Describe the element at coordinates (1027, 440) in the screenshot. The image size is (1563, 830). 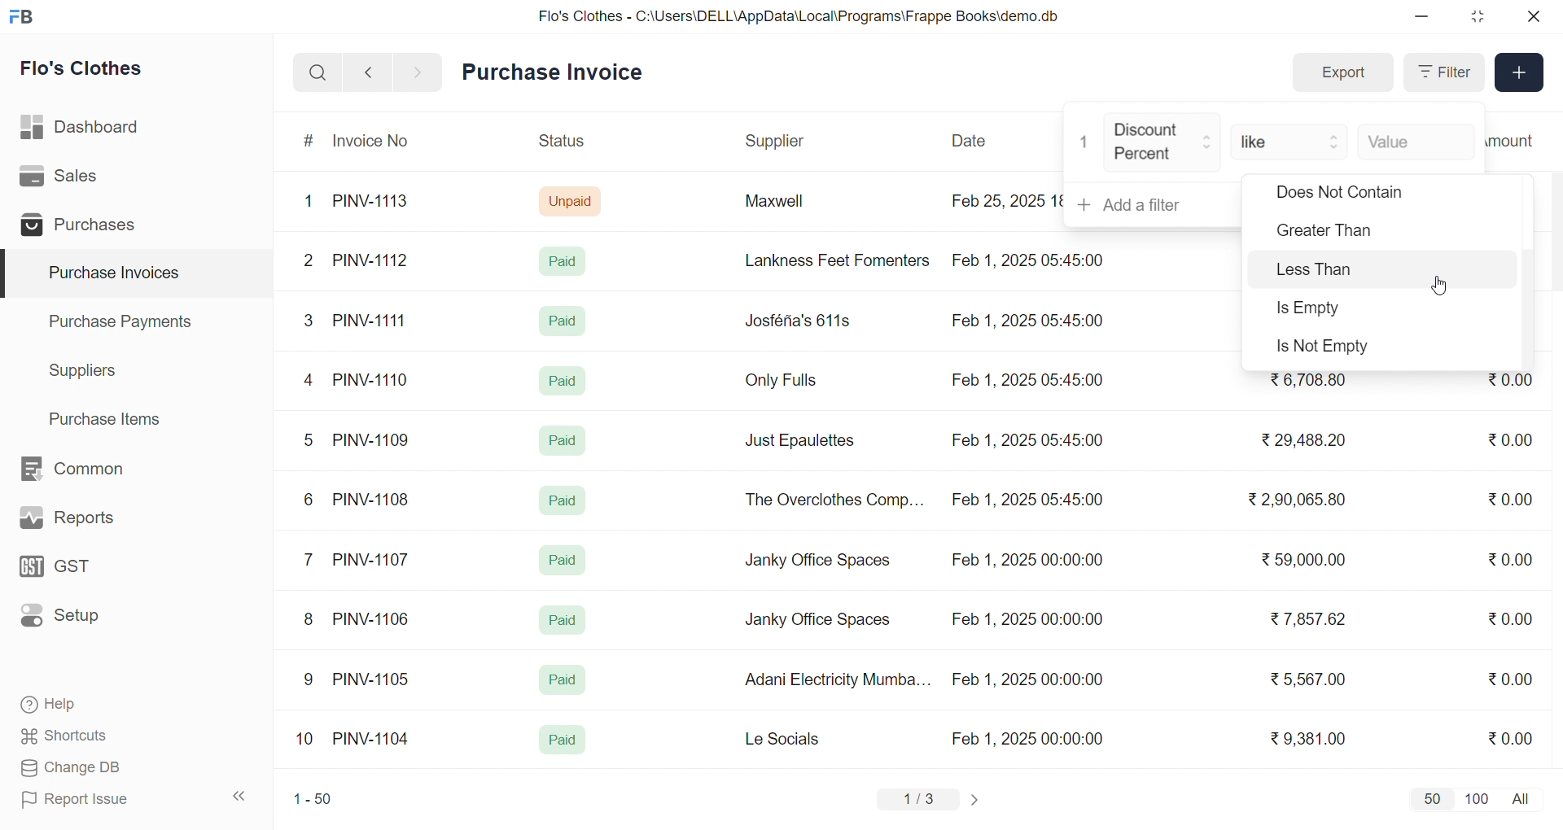
I see `Feb 1, 2025 05:45:00` at that location.